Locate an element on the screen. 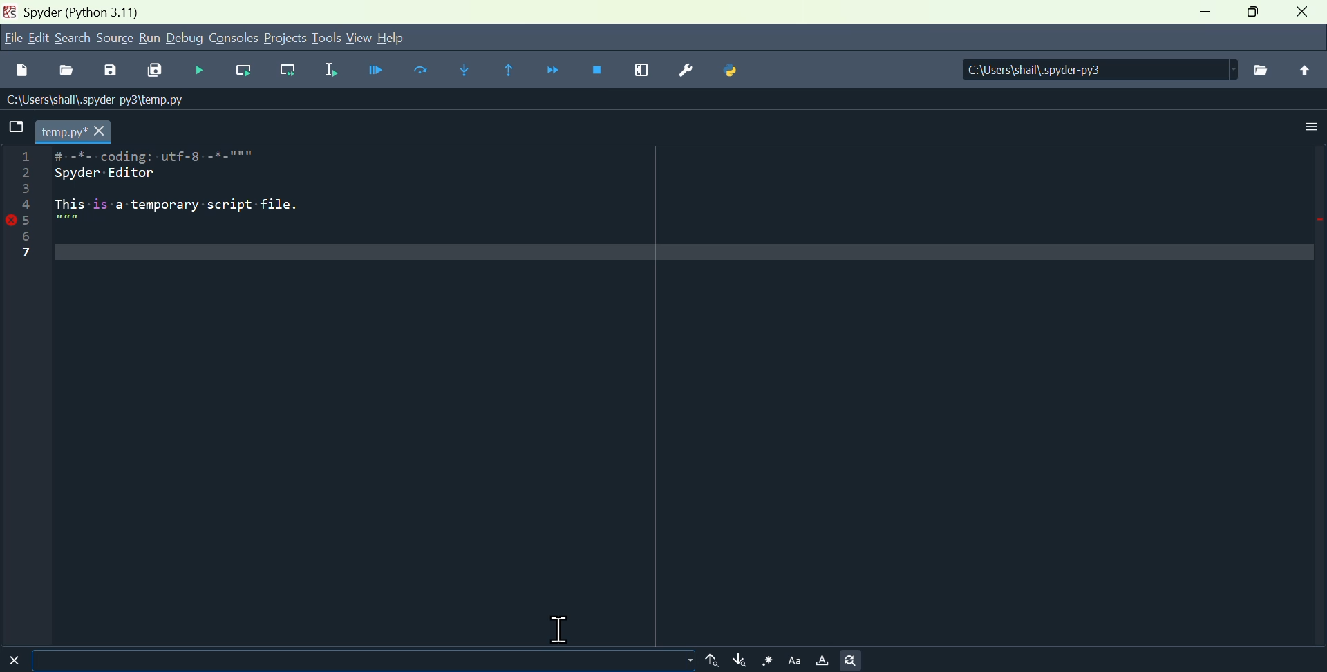  close is located at coordinates (1306, 12).